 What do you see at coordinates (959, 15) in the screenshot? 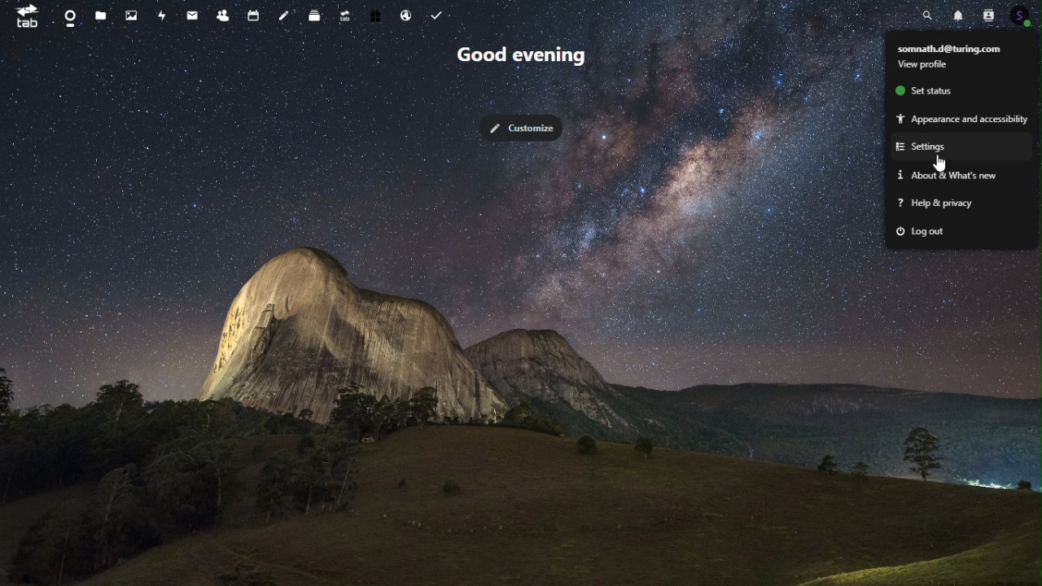
I see `notification` at bounding box center [959, 15].